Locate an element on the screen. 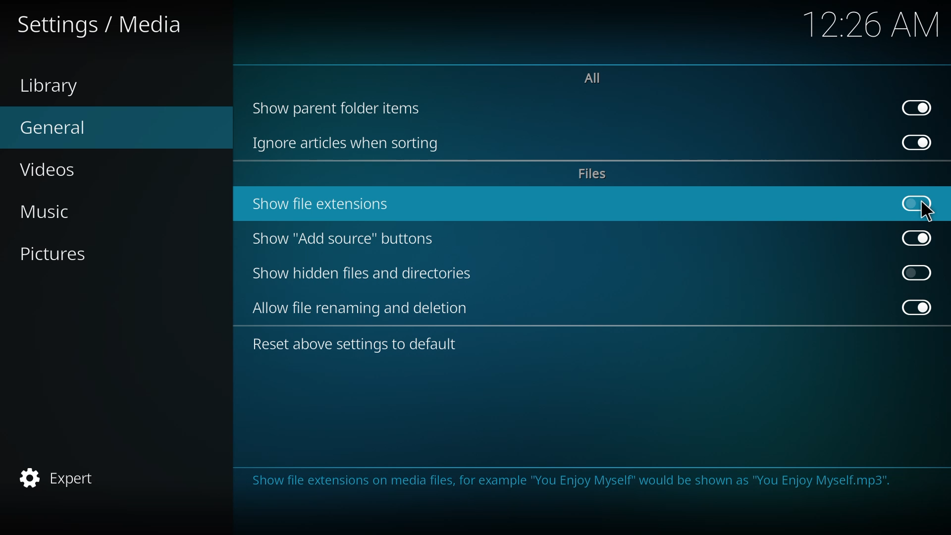  enabled is located at coordinates (920, 107).